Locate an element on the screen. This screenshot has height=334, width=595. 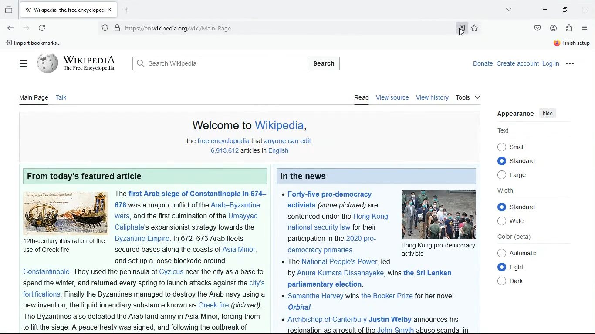
hide is located at coordinates (550, 114).